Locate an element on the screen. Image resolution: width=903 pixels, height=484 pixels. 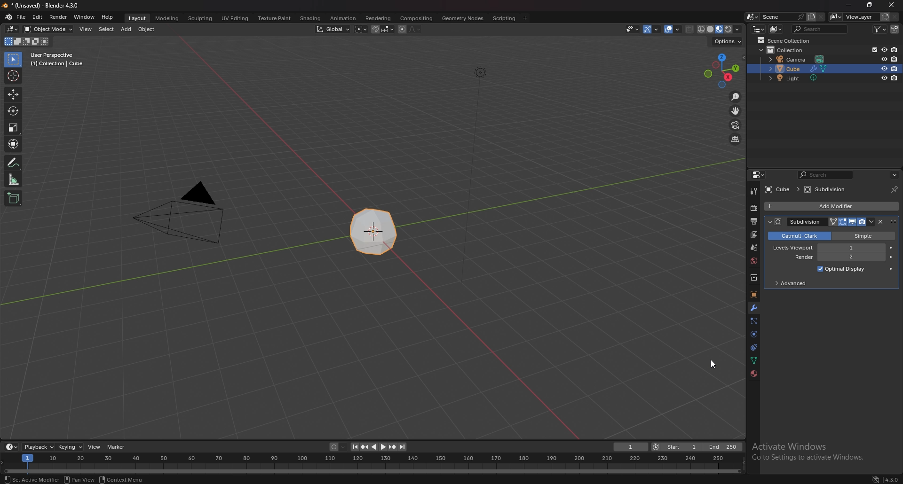
info is located at coordinates (58, 59).